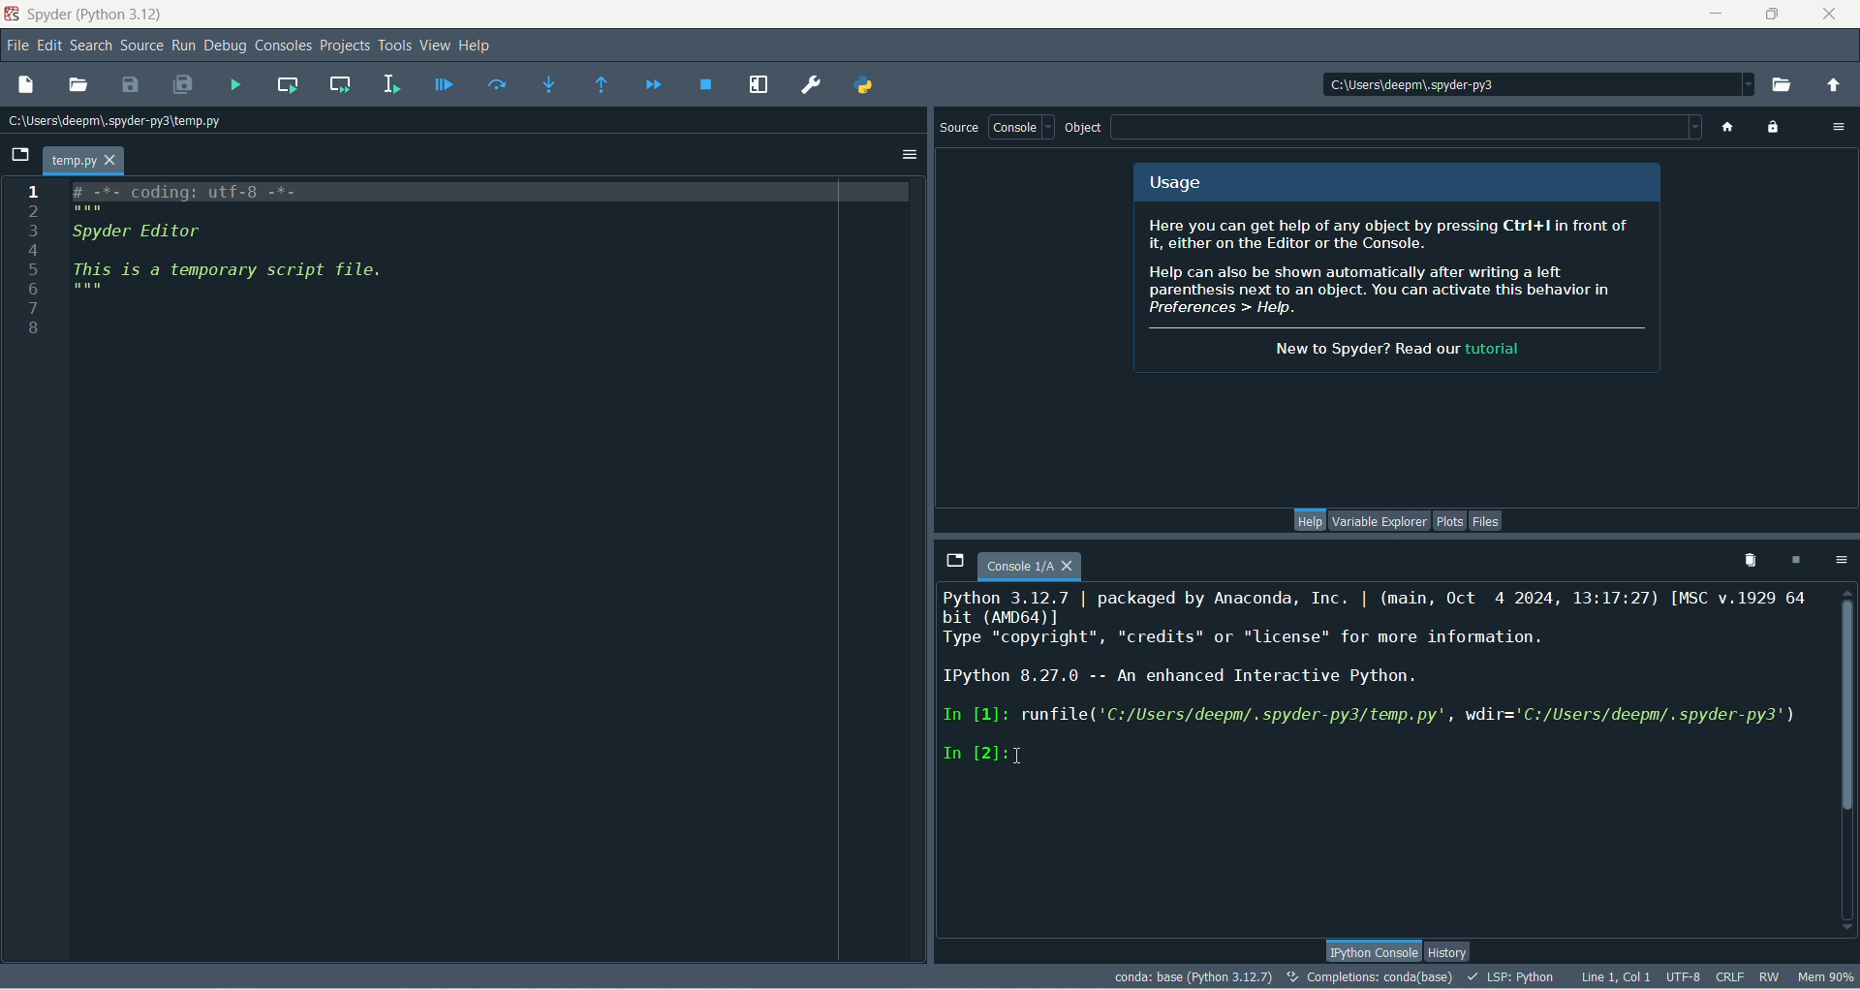 The image size is (1860, 990). I want to click on preferences, so click(809, 86).